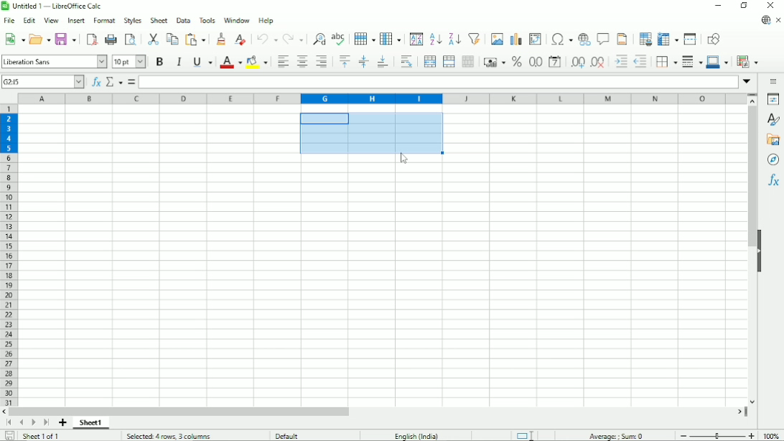  I want to click on Insert image, so click(496, 38).